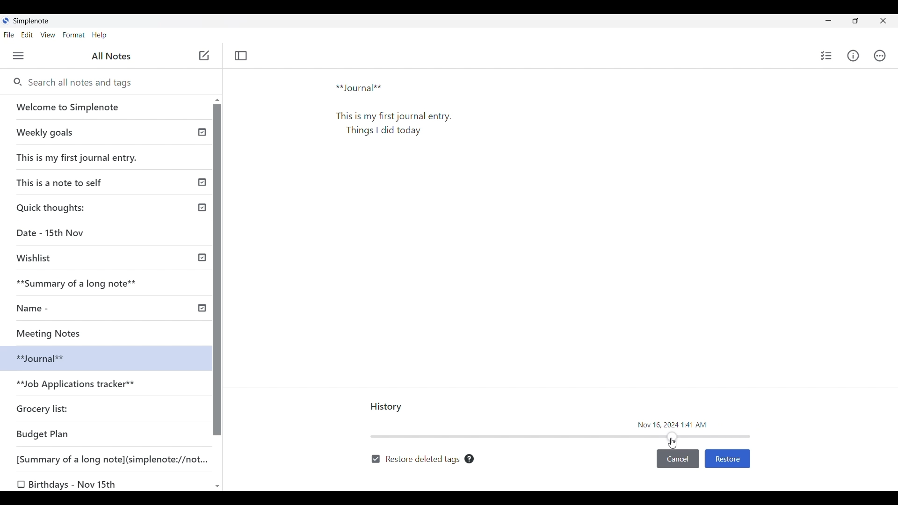  What do you see at coordinates (672, 424) in the screenshot?
I see `Time and date of current change` at bounding box center [672, 424].